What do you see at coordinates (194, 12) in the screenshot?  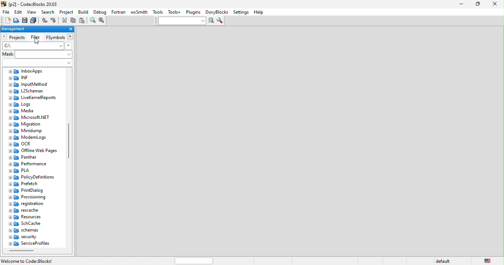 I see `plugins` at bounding box center [194, 12].